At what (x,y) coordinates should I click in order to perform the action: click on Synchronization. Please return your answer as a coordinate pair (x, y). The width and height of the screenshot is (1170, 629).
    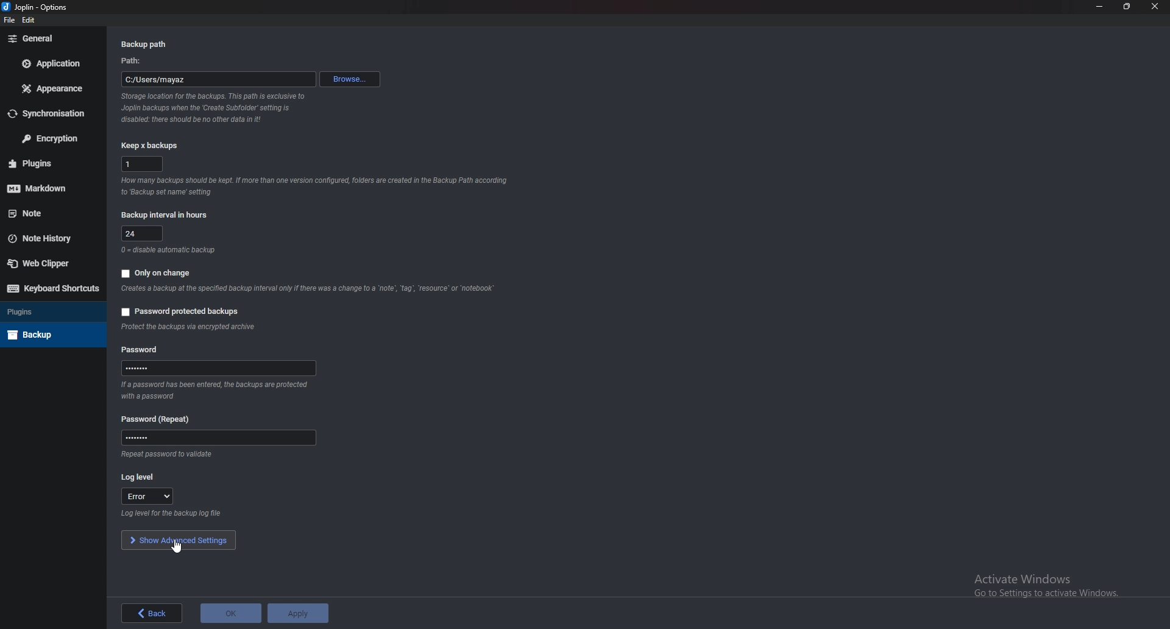
    Looking at the image, I should click on (52, 113).